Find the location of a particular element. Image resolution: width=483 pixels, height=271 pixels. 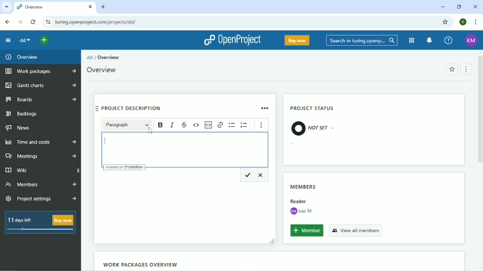

Back is located at coordinates (8, 22).